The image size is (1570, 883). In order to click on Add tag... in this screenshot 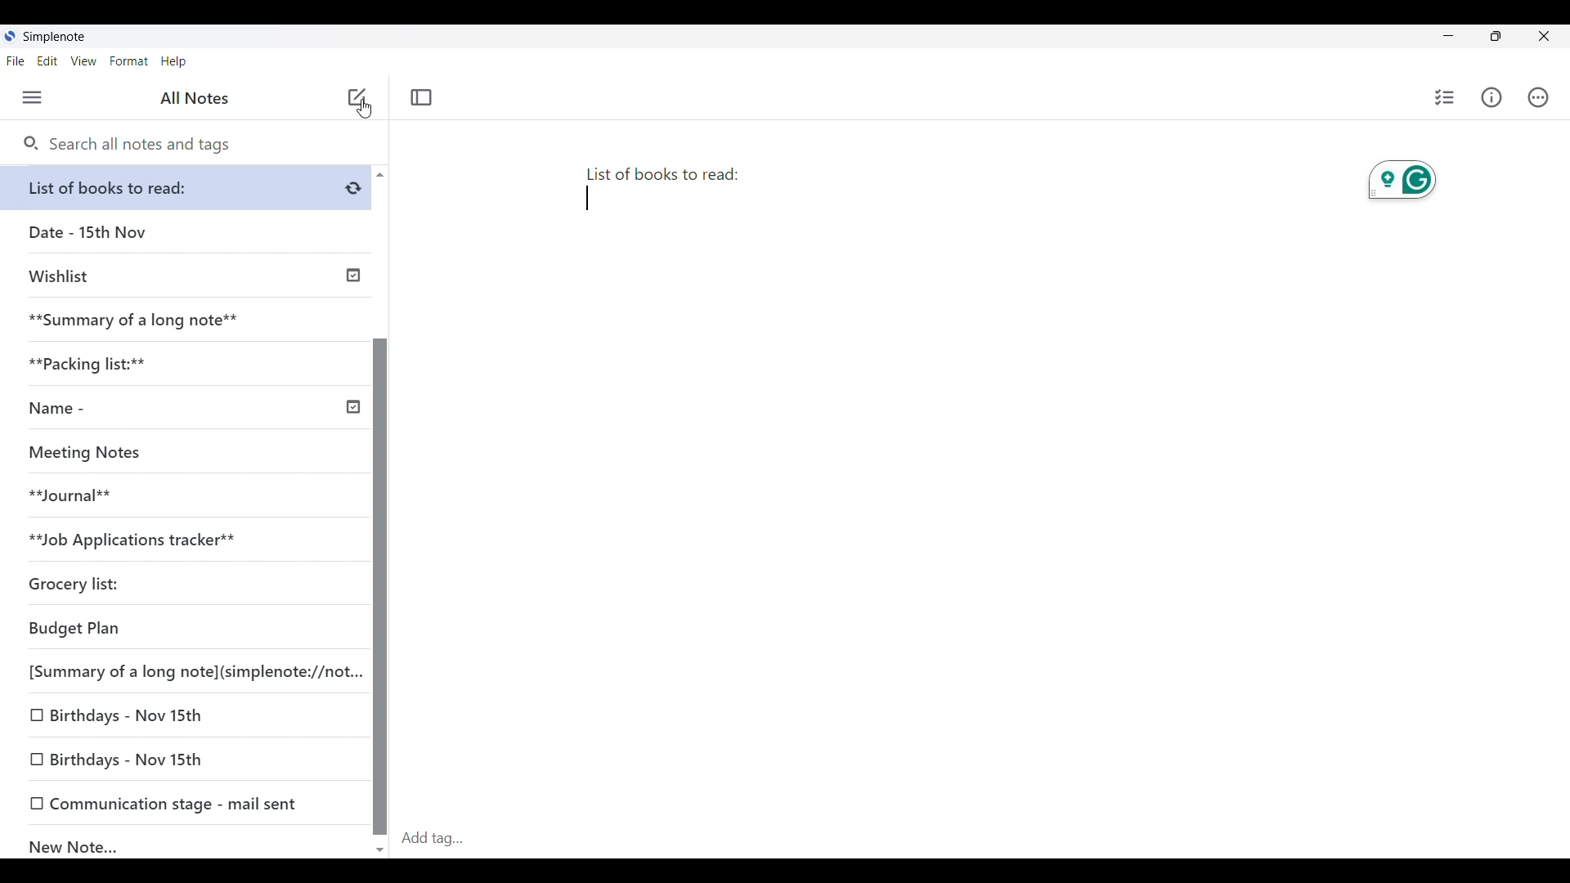, I will do `click(442, 838)`.